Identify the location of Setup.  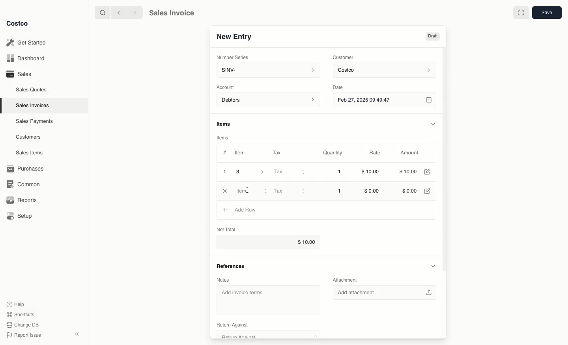
(20, 217).